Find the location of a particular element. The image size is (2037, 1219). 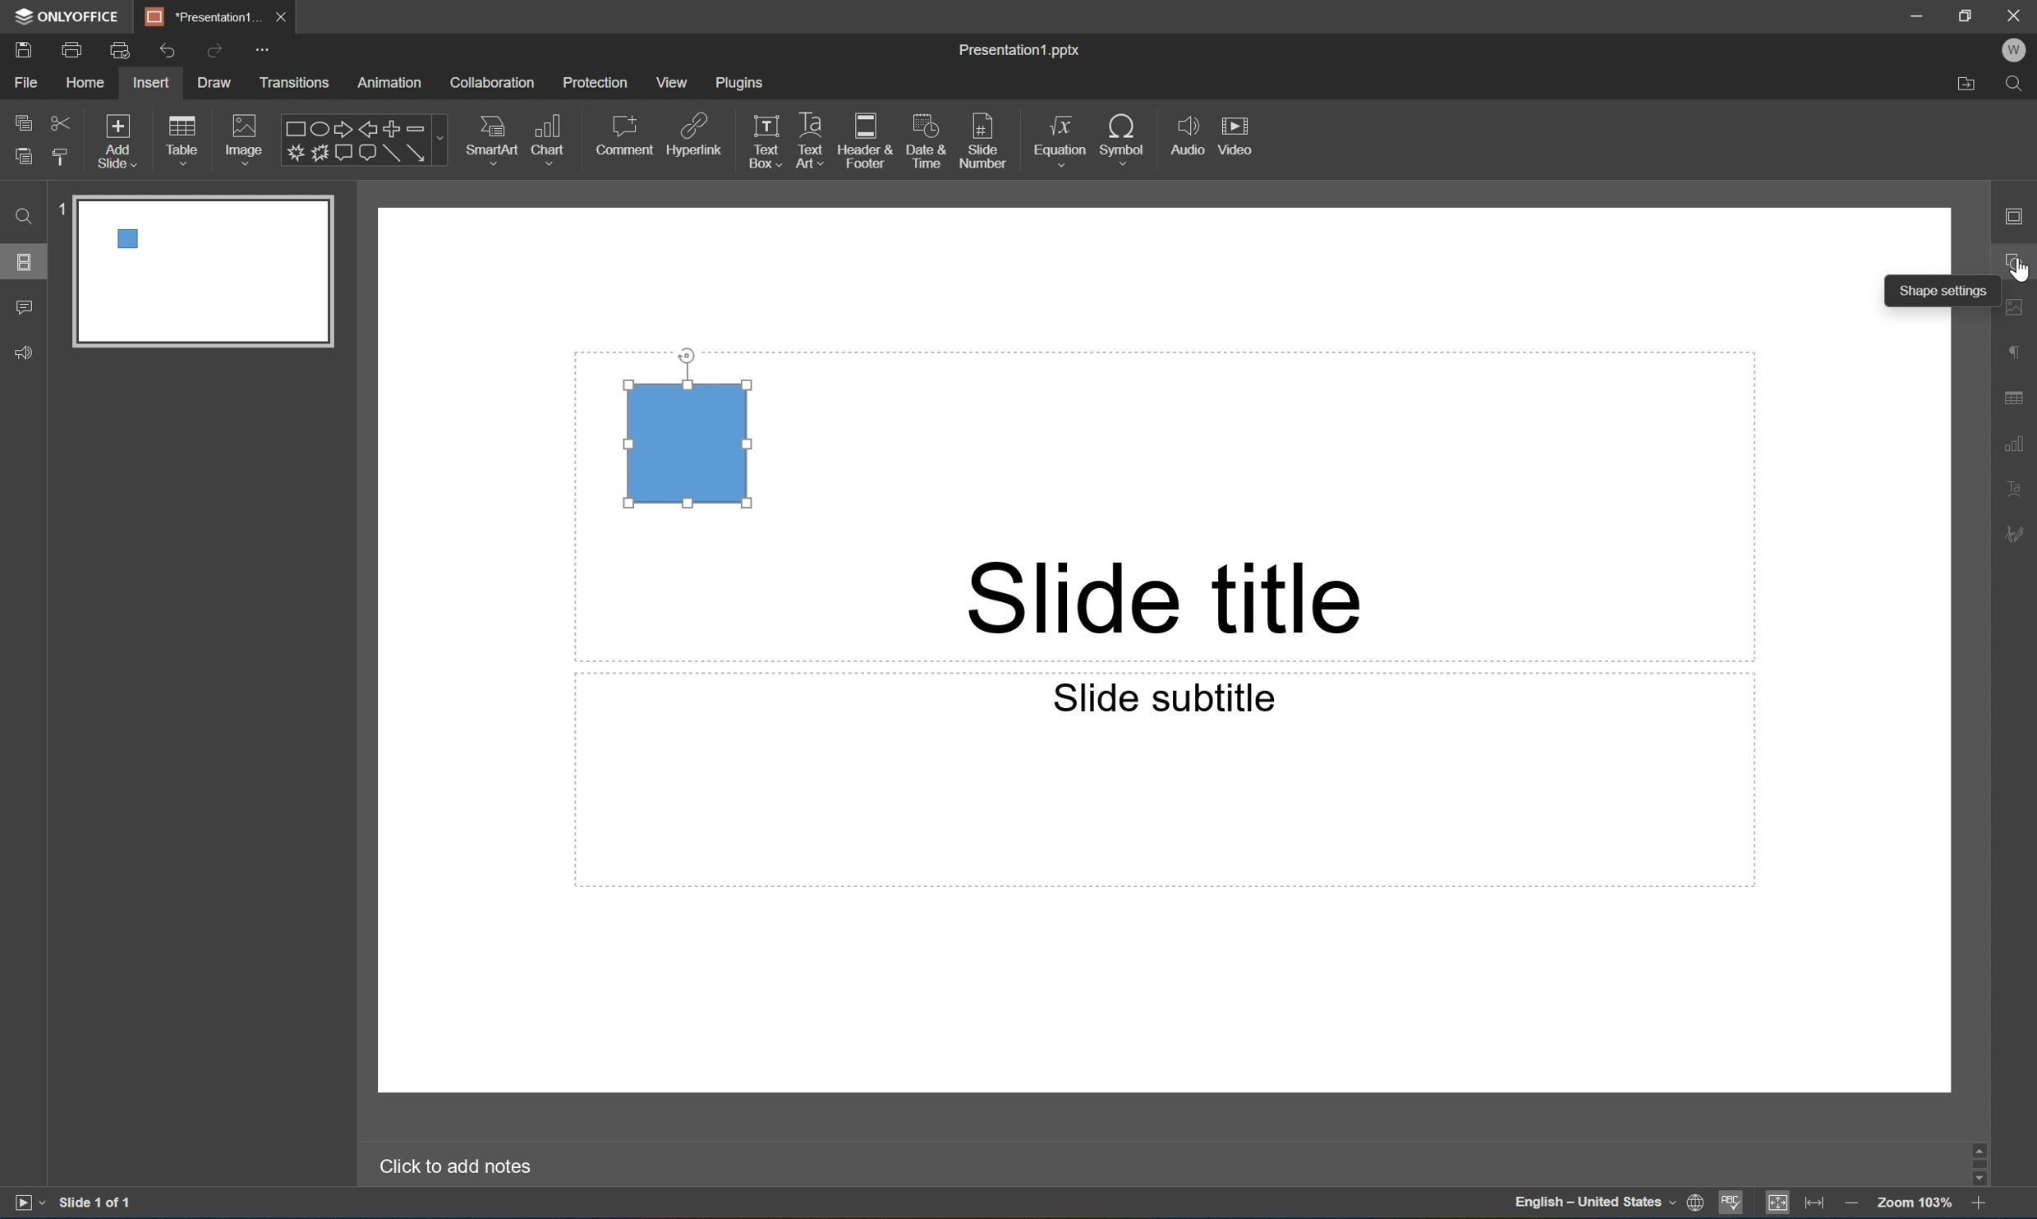

Slide settings is located at coordinates (2021, 215).